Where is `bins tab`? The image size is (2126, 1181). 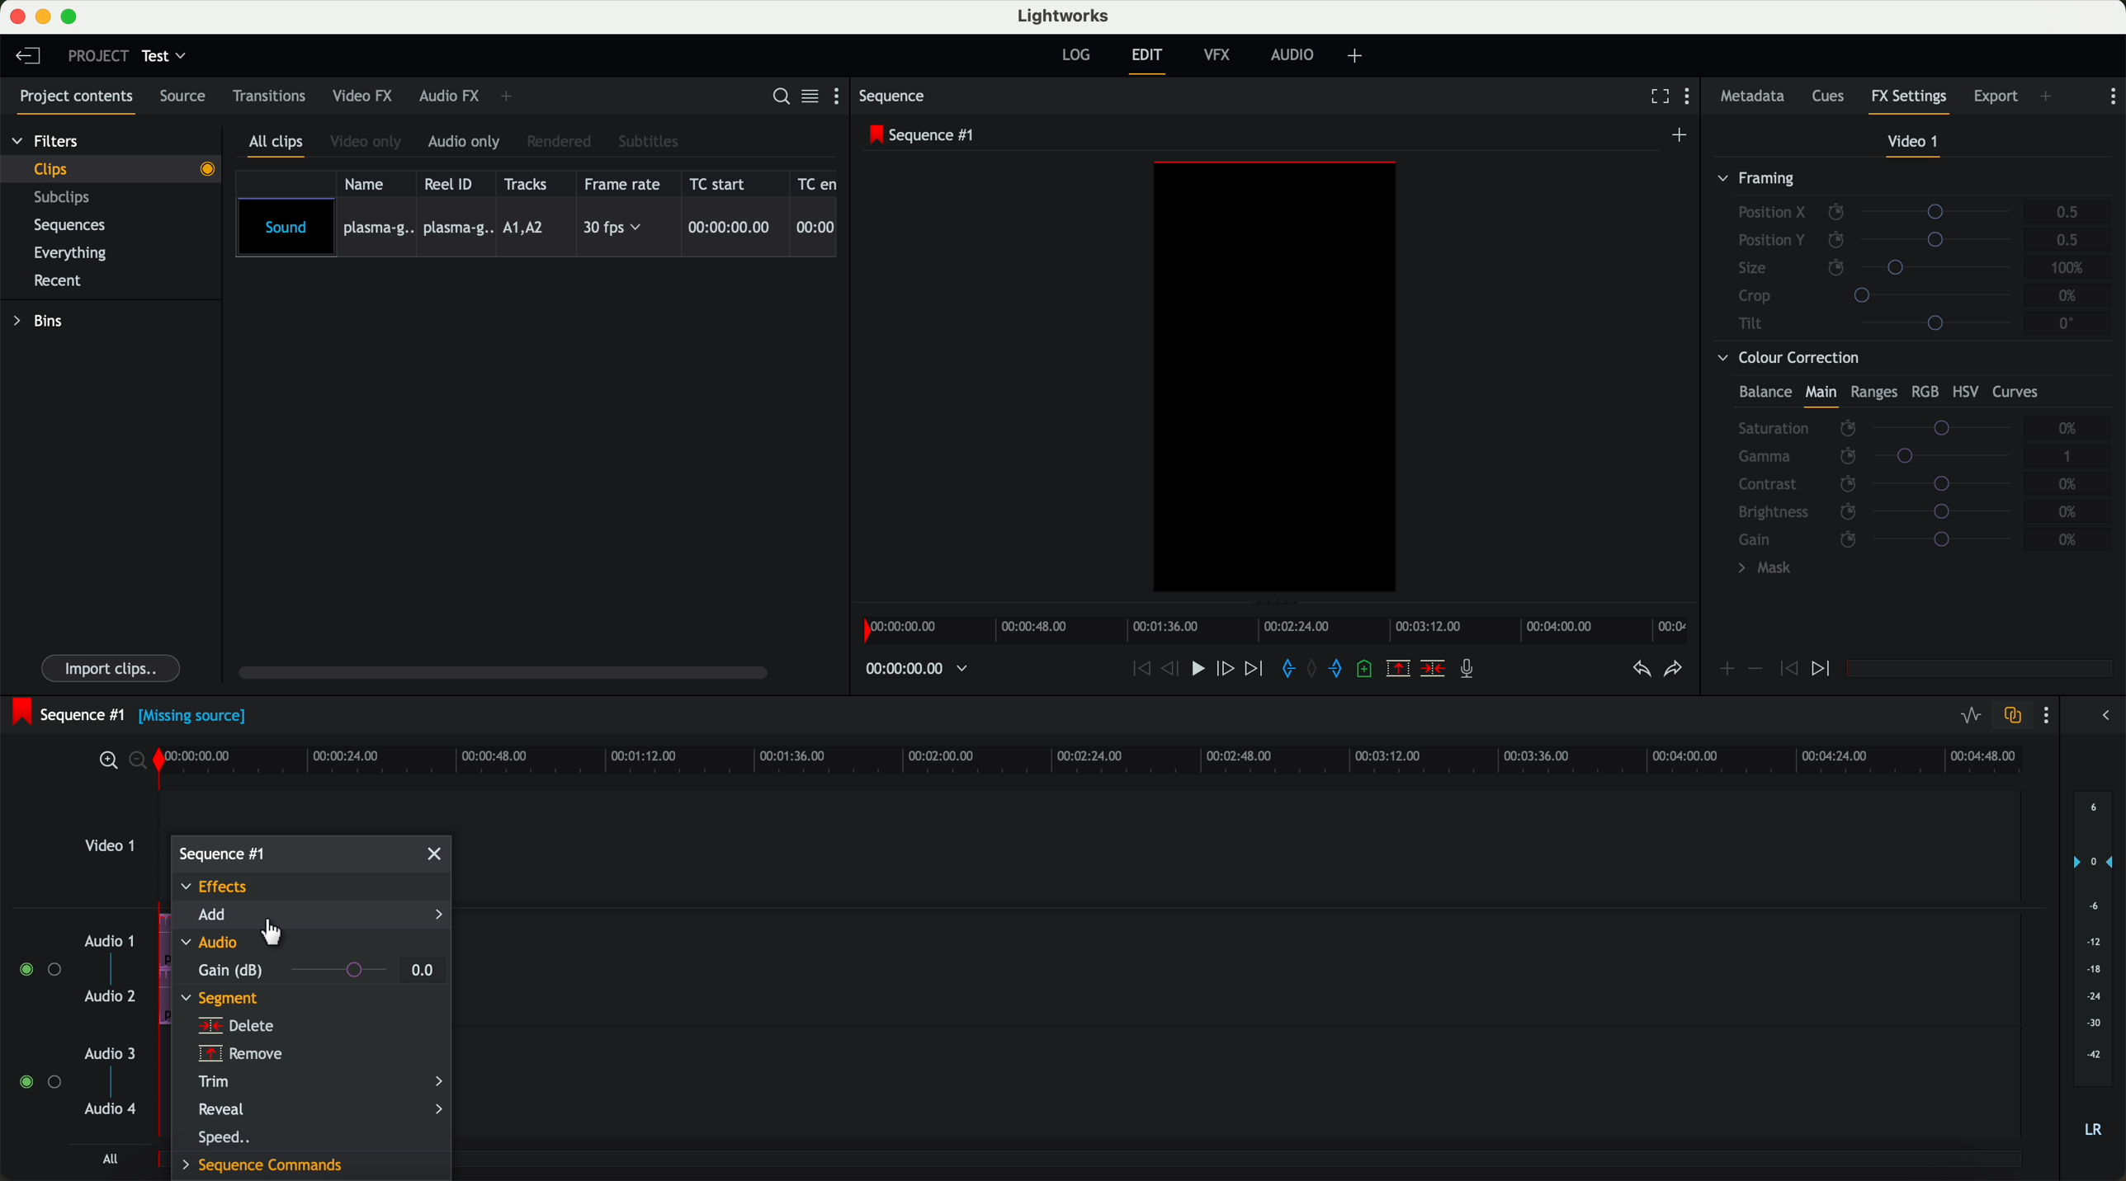
bins tab is located at coordinates (44, 323).